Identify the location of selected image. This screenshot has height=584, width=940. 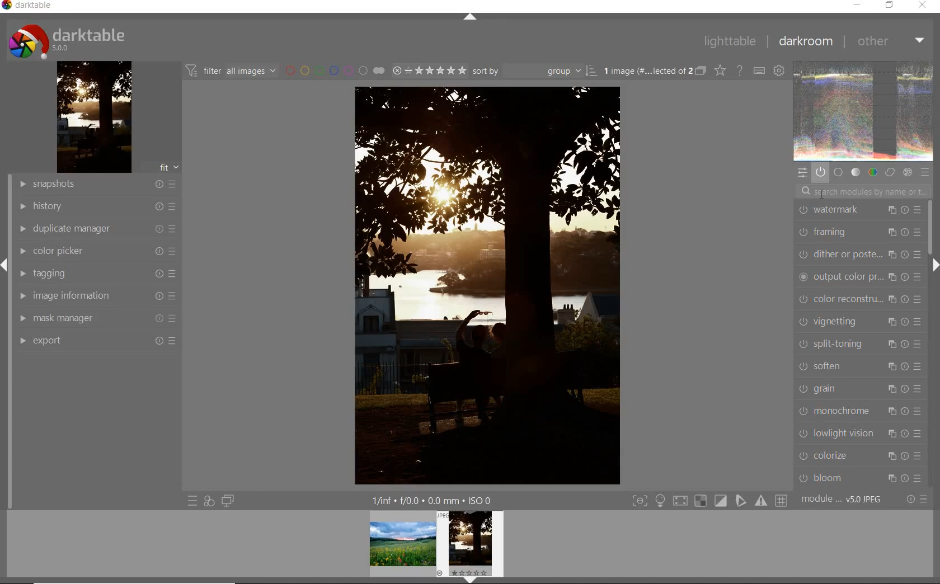
(475, 286).